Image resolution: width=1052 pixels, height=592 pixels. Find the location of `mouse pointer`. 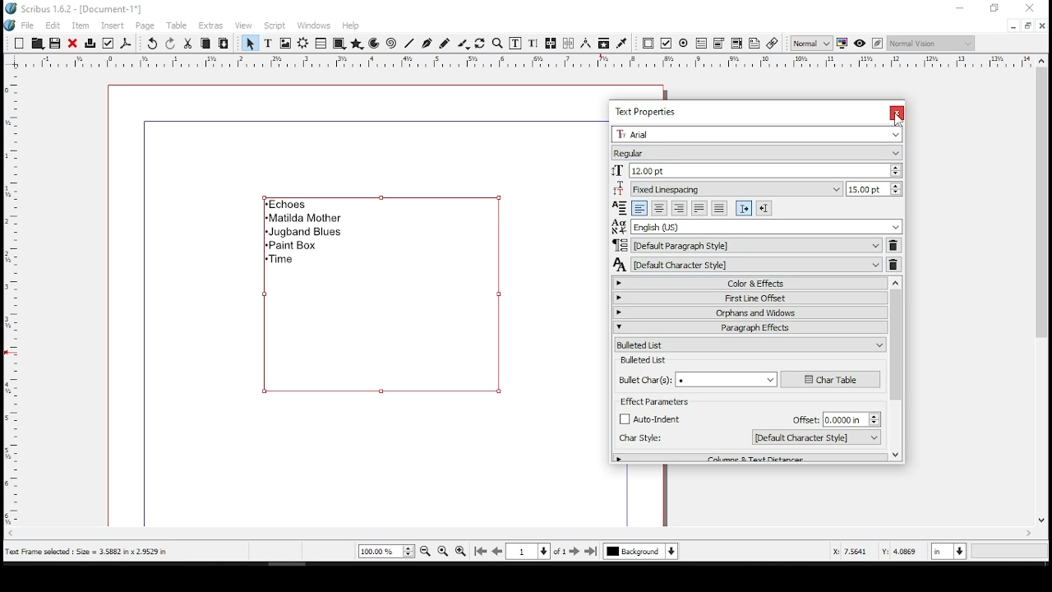

mouse pointer is located at coordinates (896, 118).